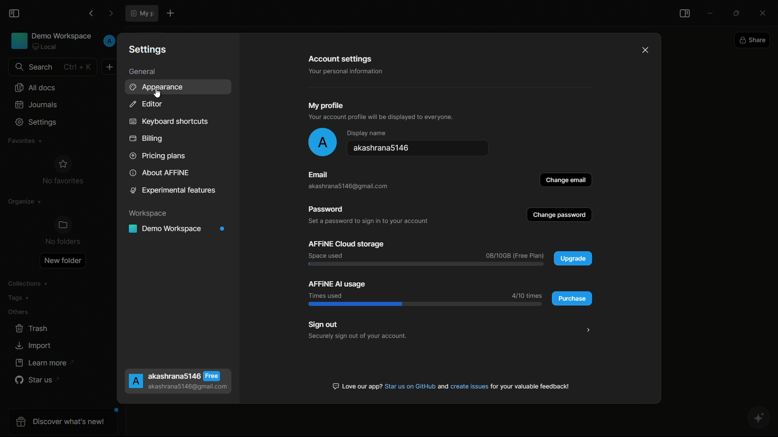  What do you see at coordinates (327, 256) in the screenshot?
I see `Space used` at bounding box center [327, 256].